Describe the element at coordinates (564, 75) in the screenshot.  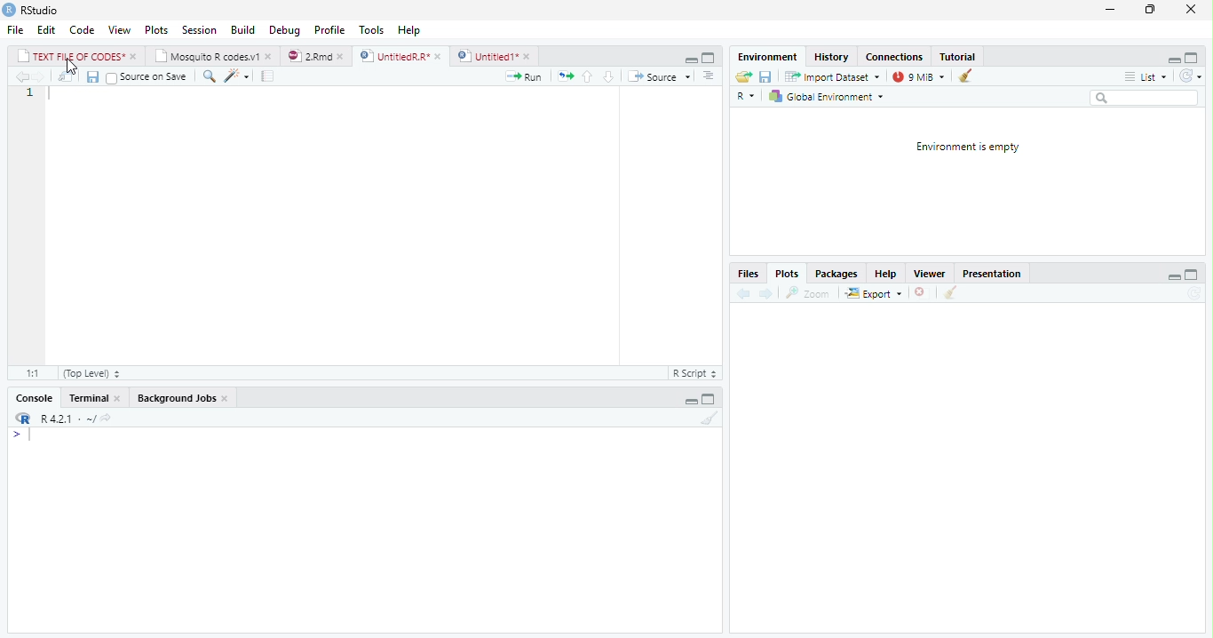
I see `re run the previous code` at that location.